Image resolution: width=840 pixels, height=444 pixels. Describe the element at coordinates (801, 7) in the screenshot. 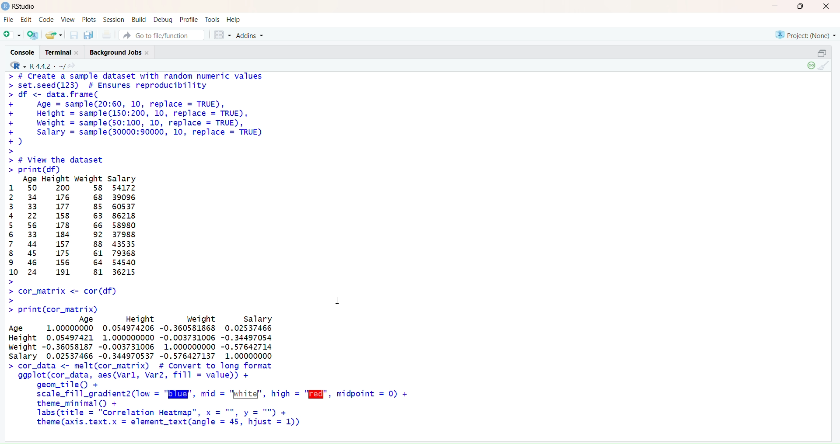

I see `Maximize` at that location.